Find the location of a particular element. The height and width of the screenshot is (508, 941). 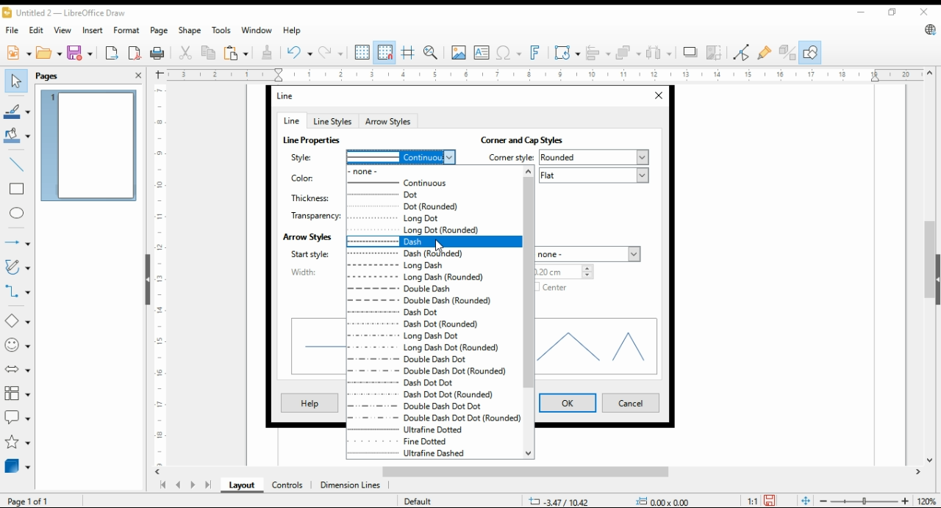

export is located at coordinates (112, 52).